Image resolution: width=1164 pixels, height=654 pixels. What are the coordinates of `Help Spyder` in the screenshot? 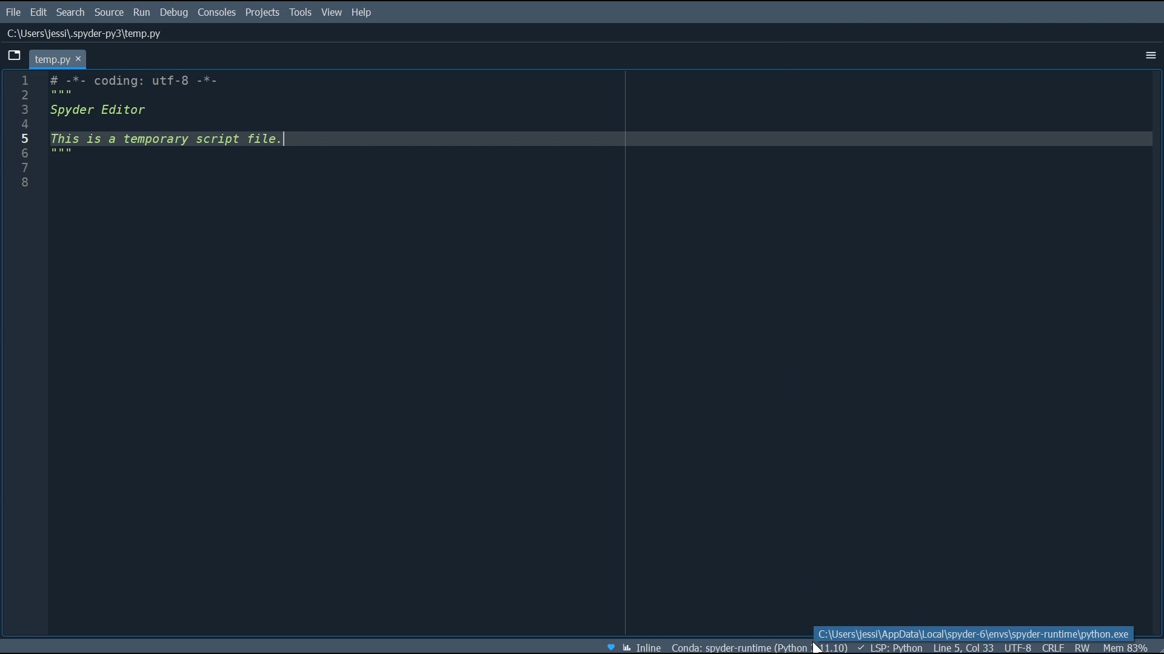 It's located at (610, 646).